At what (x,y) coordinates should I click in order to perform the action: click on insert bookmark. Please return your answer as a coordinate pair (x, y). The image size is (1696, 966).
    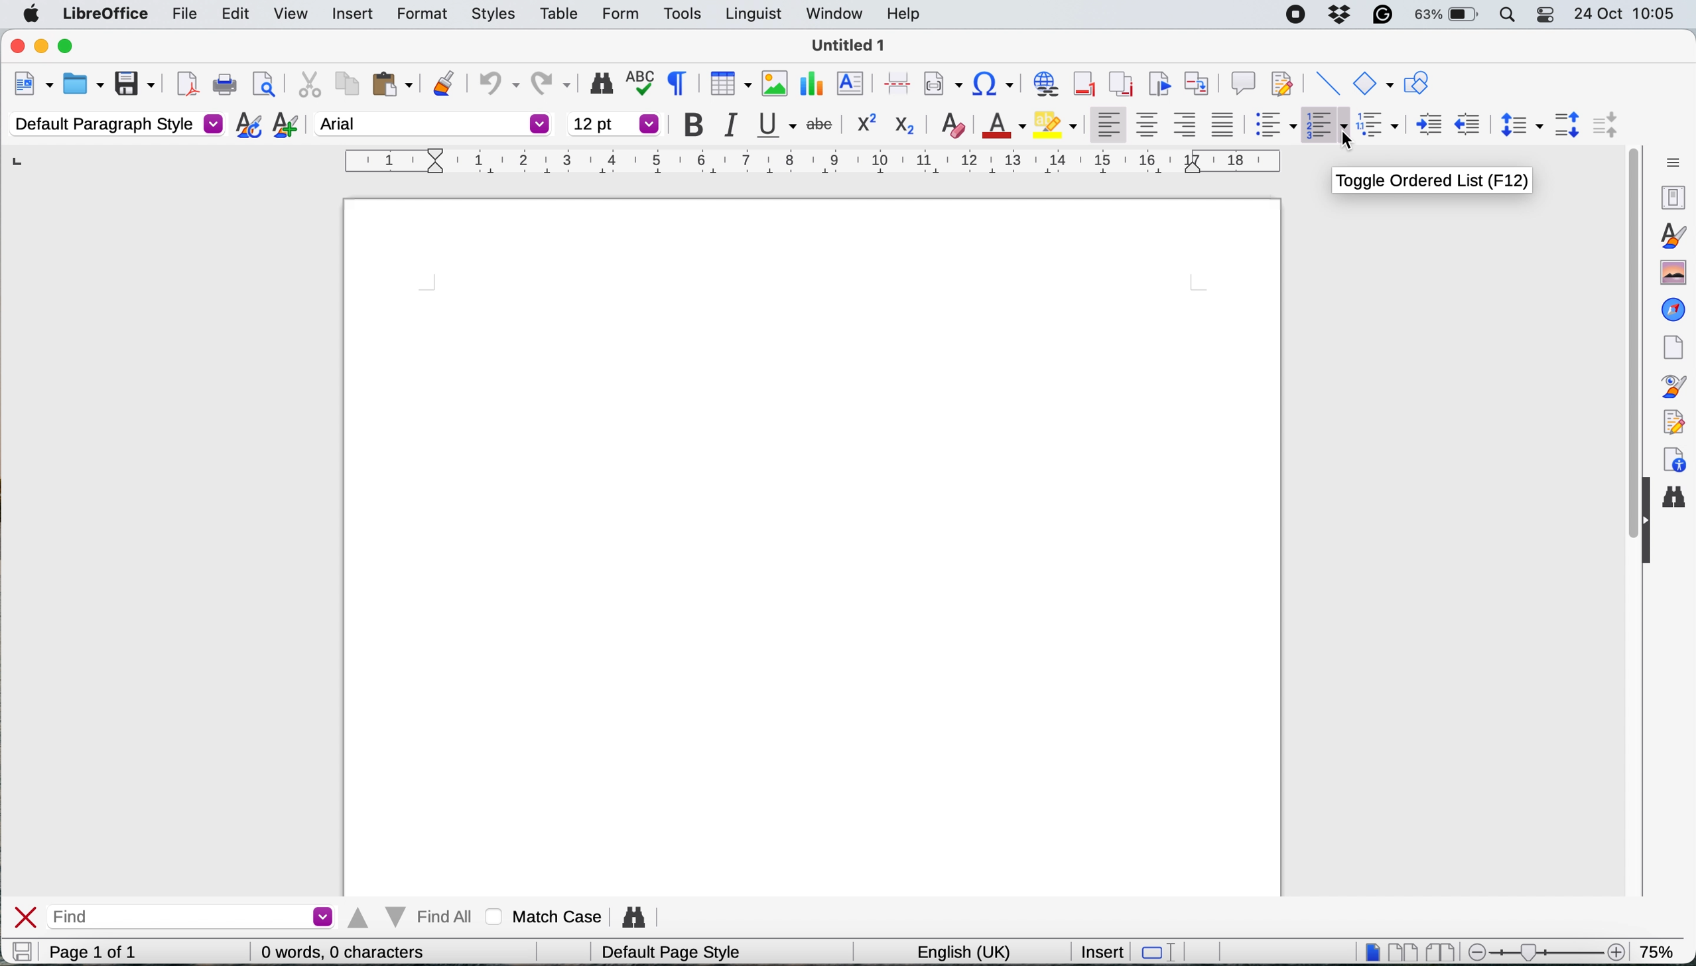
    Looking at the image, I should click on (1158, 83).